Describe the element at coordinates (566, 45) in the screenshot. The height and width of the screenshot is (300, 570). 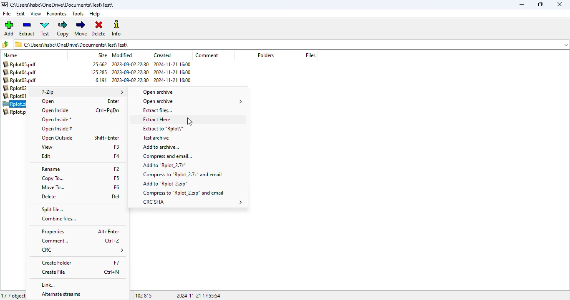
I see `collapse` at that location.